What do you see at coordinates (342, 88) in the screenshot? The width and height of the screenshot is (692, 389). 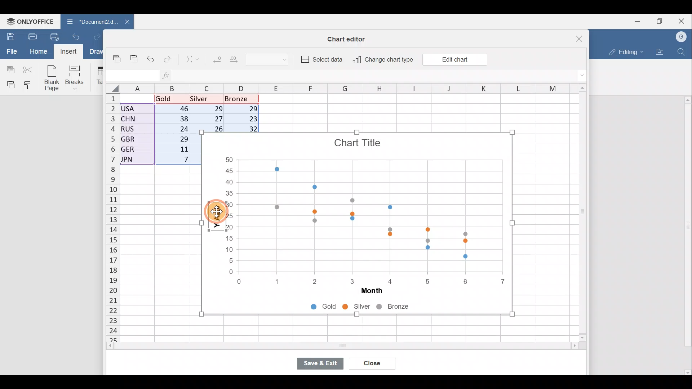 I see `Columns` at bounding box center [342, 88].